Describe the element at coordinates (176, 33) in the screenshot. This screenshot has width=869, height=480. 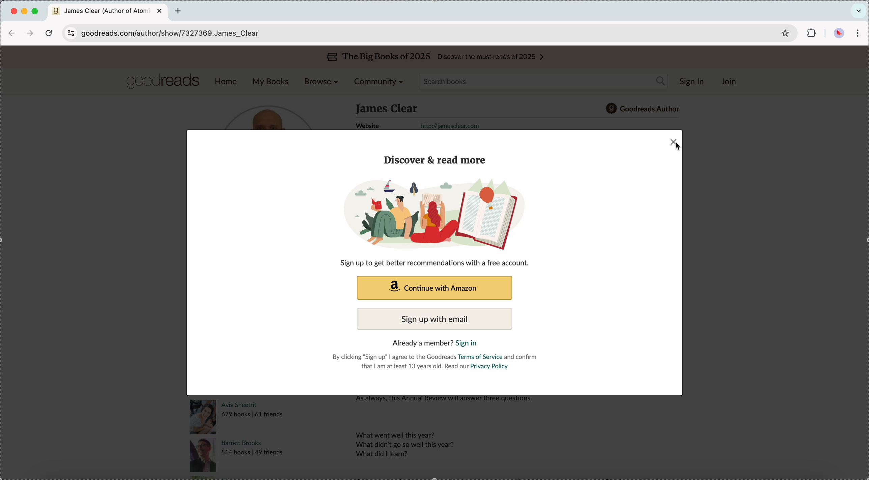
I see `goodreads.com/author/show/7327369.James_Clear` at that location.